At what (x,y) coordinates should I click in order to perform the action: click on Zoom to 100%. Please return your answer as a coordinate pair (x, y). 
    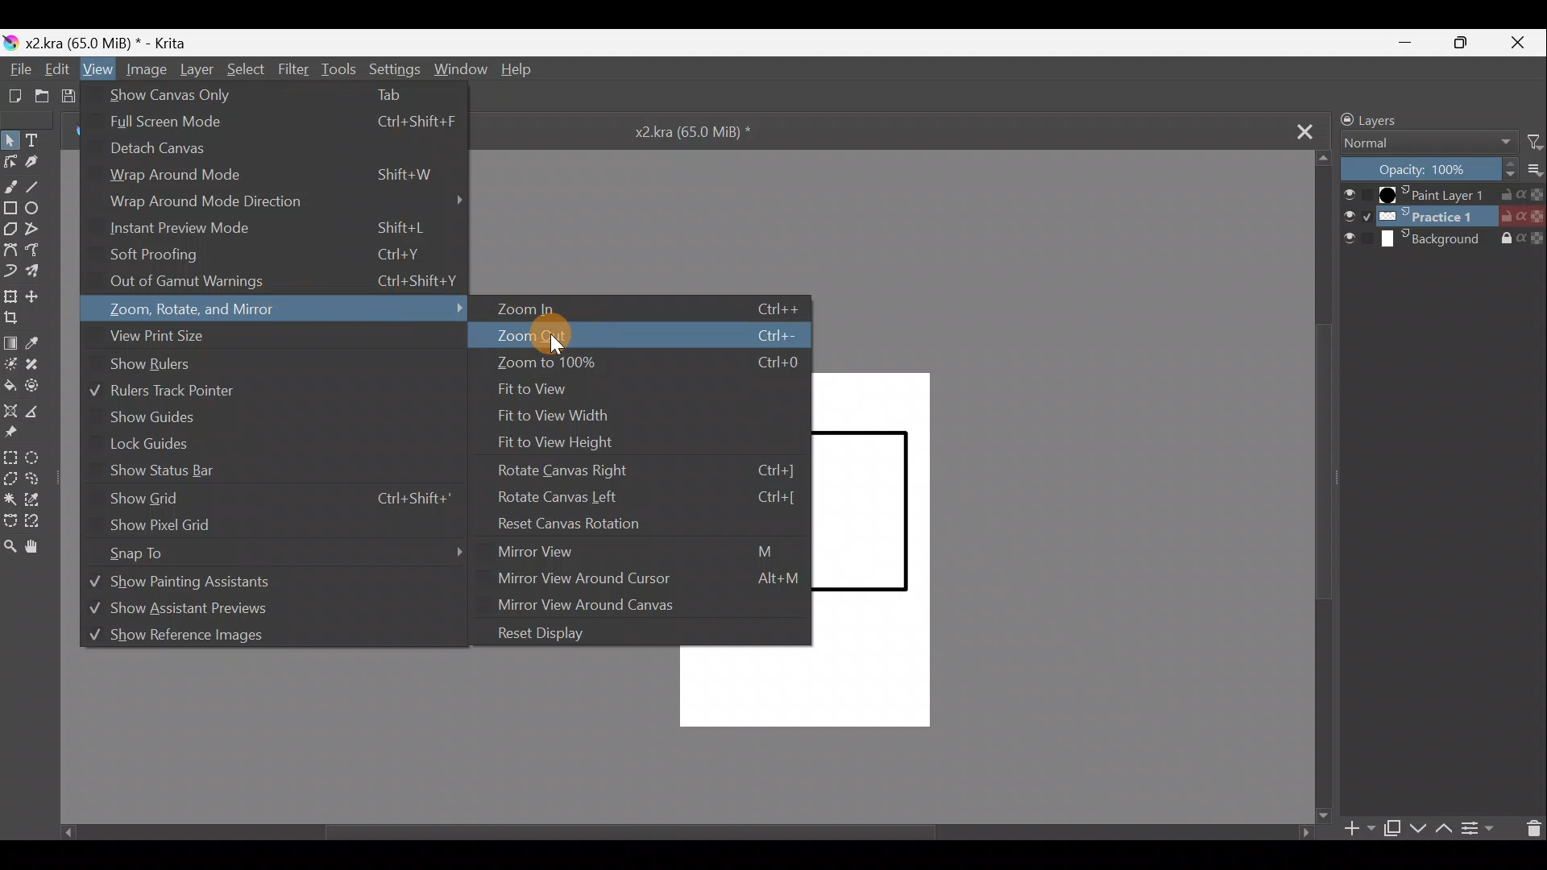
    Looking at the image, I should click on (642, 366).